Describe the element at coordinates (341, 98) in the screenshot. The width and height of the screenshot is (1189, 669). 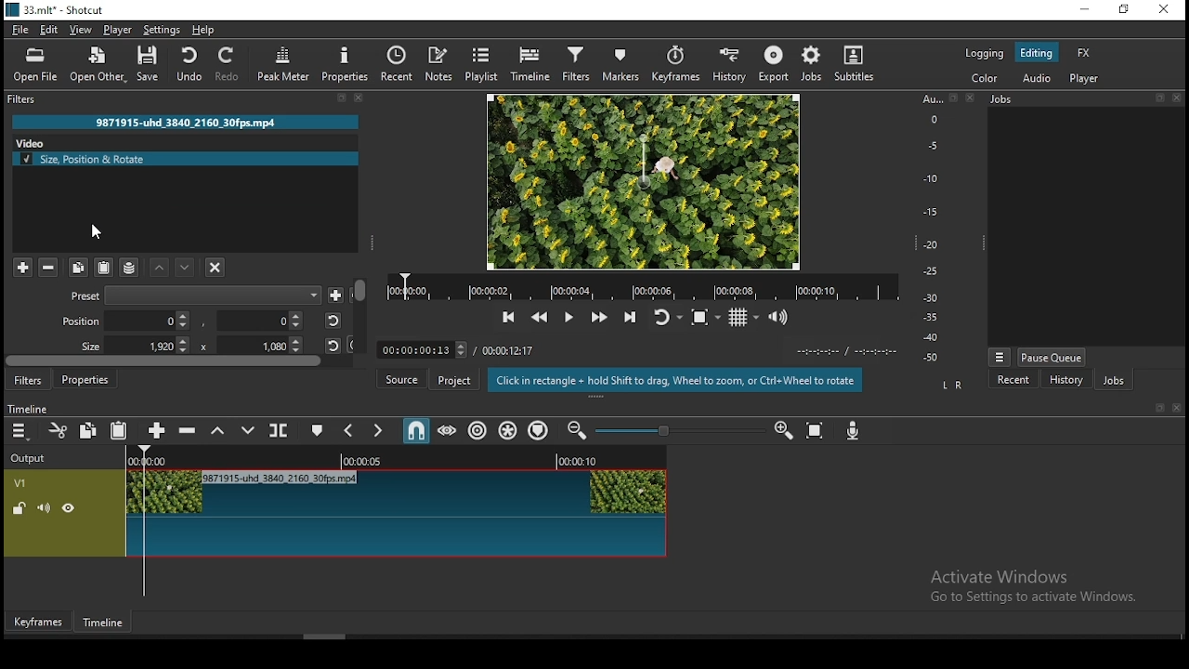
I see `resize` at that location.